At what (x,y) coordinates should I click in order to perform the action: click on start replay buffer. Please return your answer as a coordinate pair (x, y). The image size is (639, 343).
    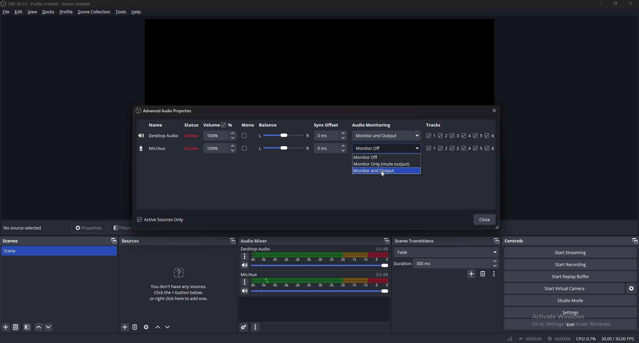
    Looking at the image, I should click on (571, 276).